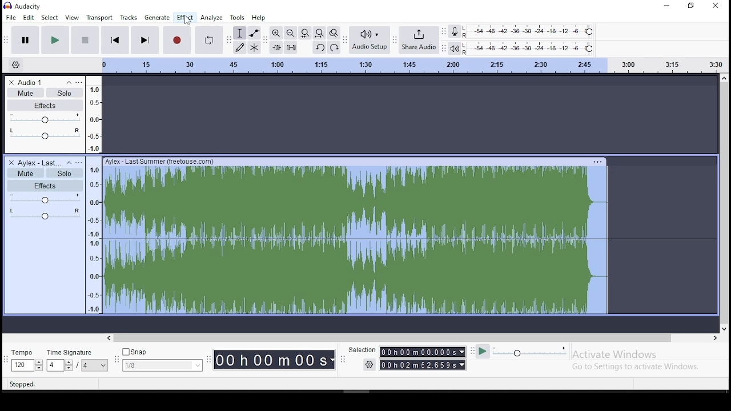 Image resolution: width=731 pixels, height=411 pixels. I want to click on zoom out, so click(290, 33).